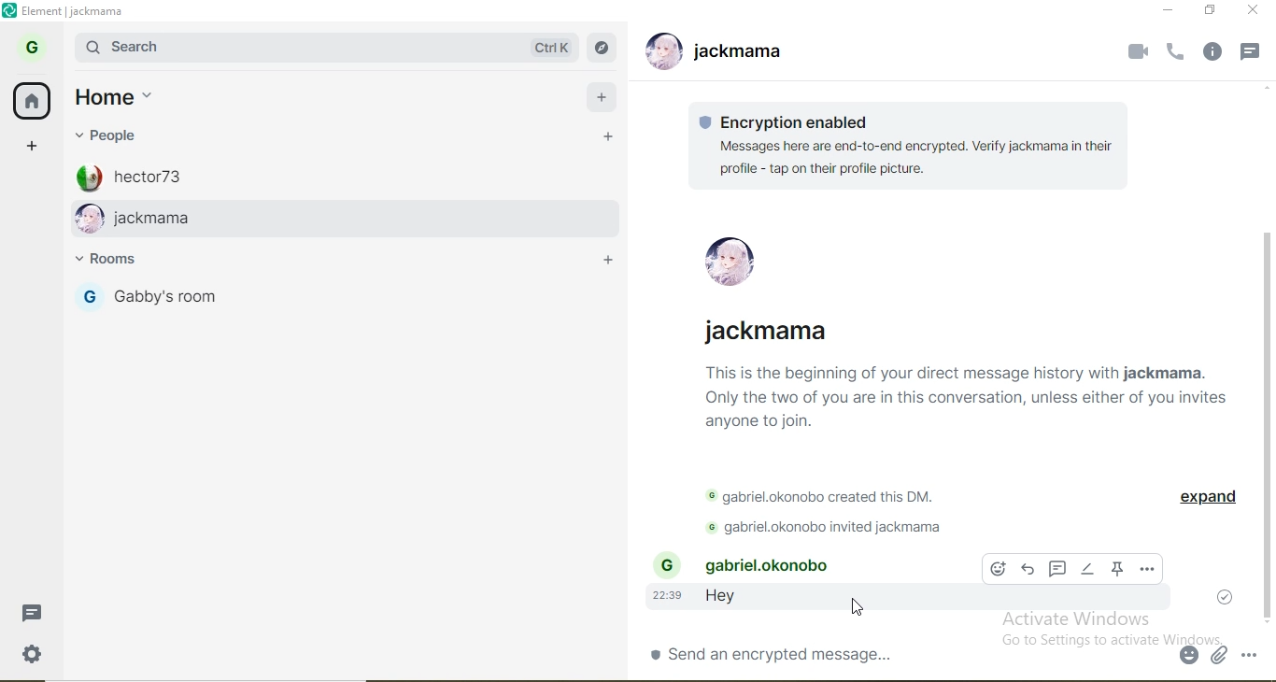 The image size is (1276, 682). I want to click on profile, so click(29, 51).